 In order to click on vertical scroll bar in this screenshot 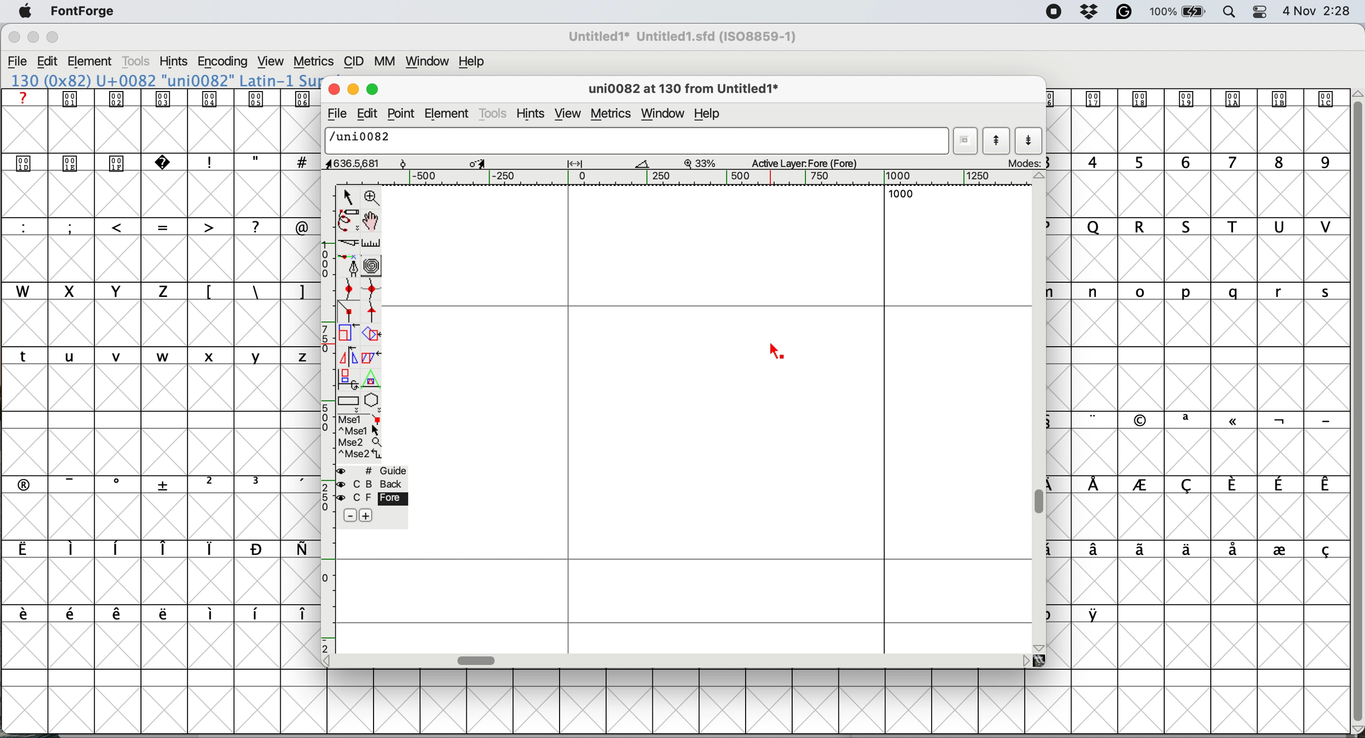, I will do `click(1042, 502)`.